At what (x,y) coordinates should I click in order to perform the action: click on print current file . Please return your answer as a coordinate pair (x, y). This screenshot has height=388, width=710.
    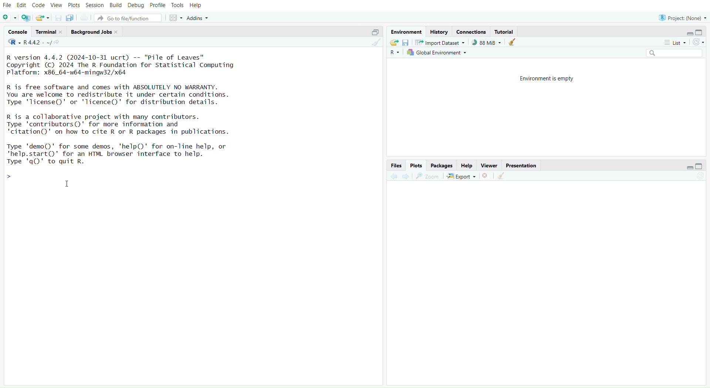
    Looking at the image, I should click on (85, 18).